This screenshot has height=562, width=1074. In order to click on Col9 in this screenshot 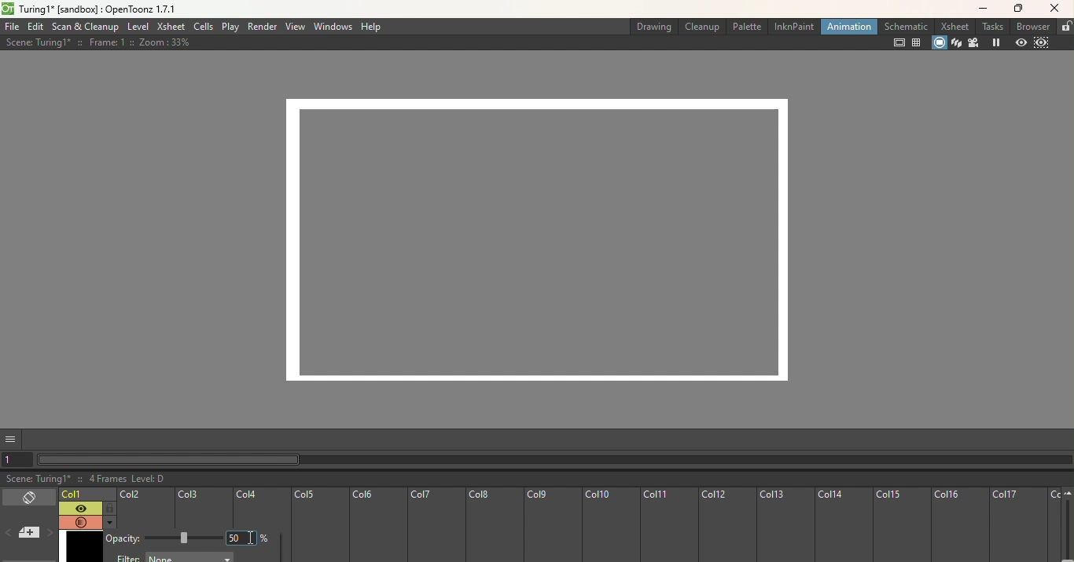, I will do `click(550, 525)`.